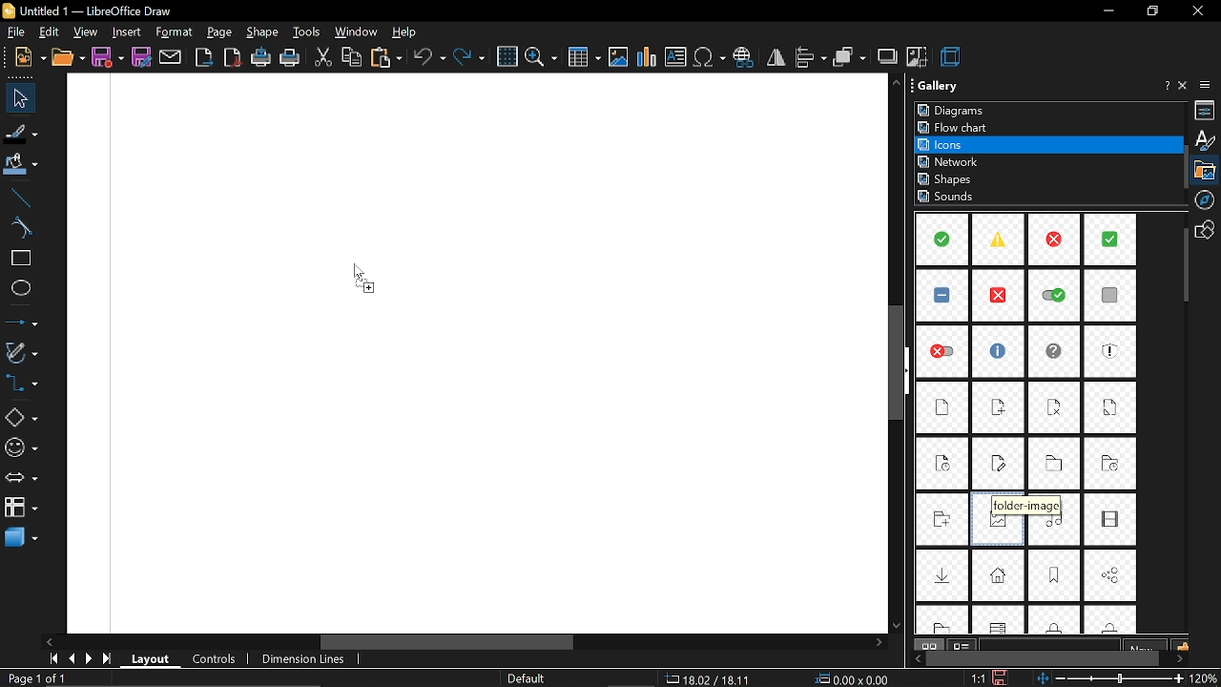  I want to click on properties, so click(1207, 111).